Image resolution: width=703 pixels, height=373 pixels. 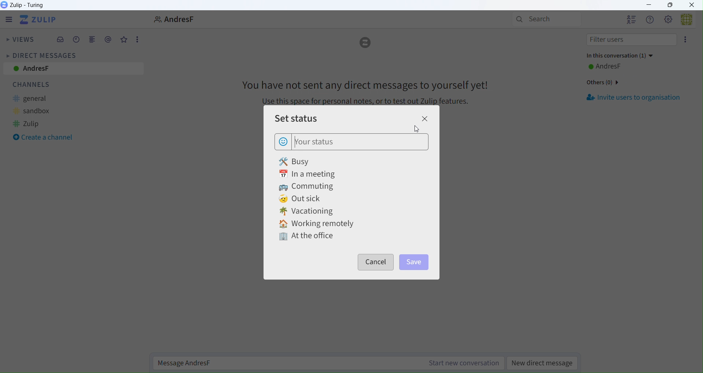 What do you see at coordinates (307, 120) in the screenshot?
I see `Set Status` at bounding box center [307, 120].